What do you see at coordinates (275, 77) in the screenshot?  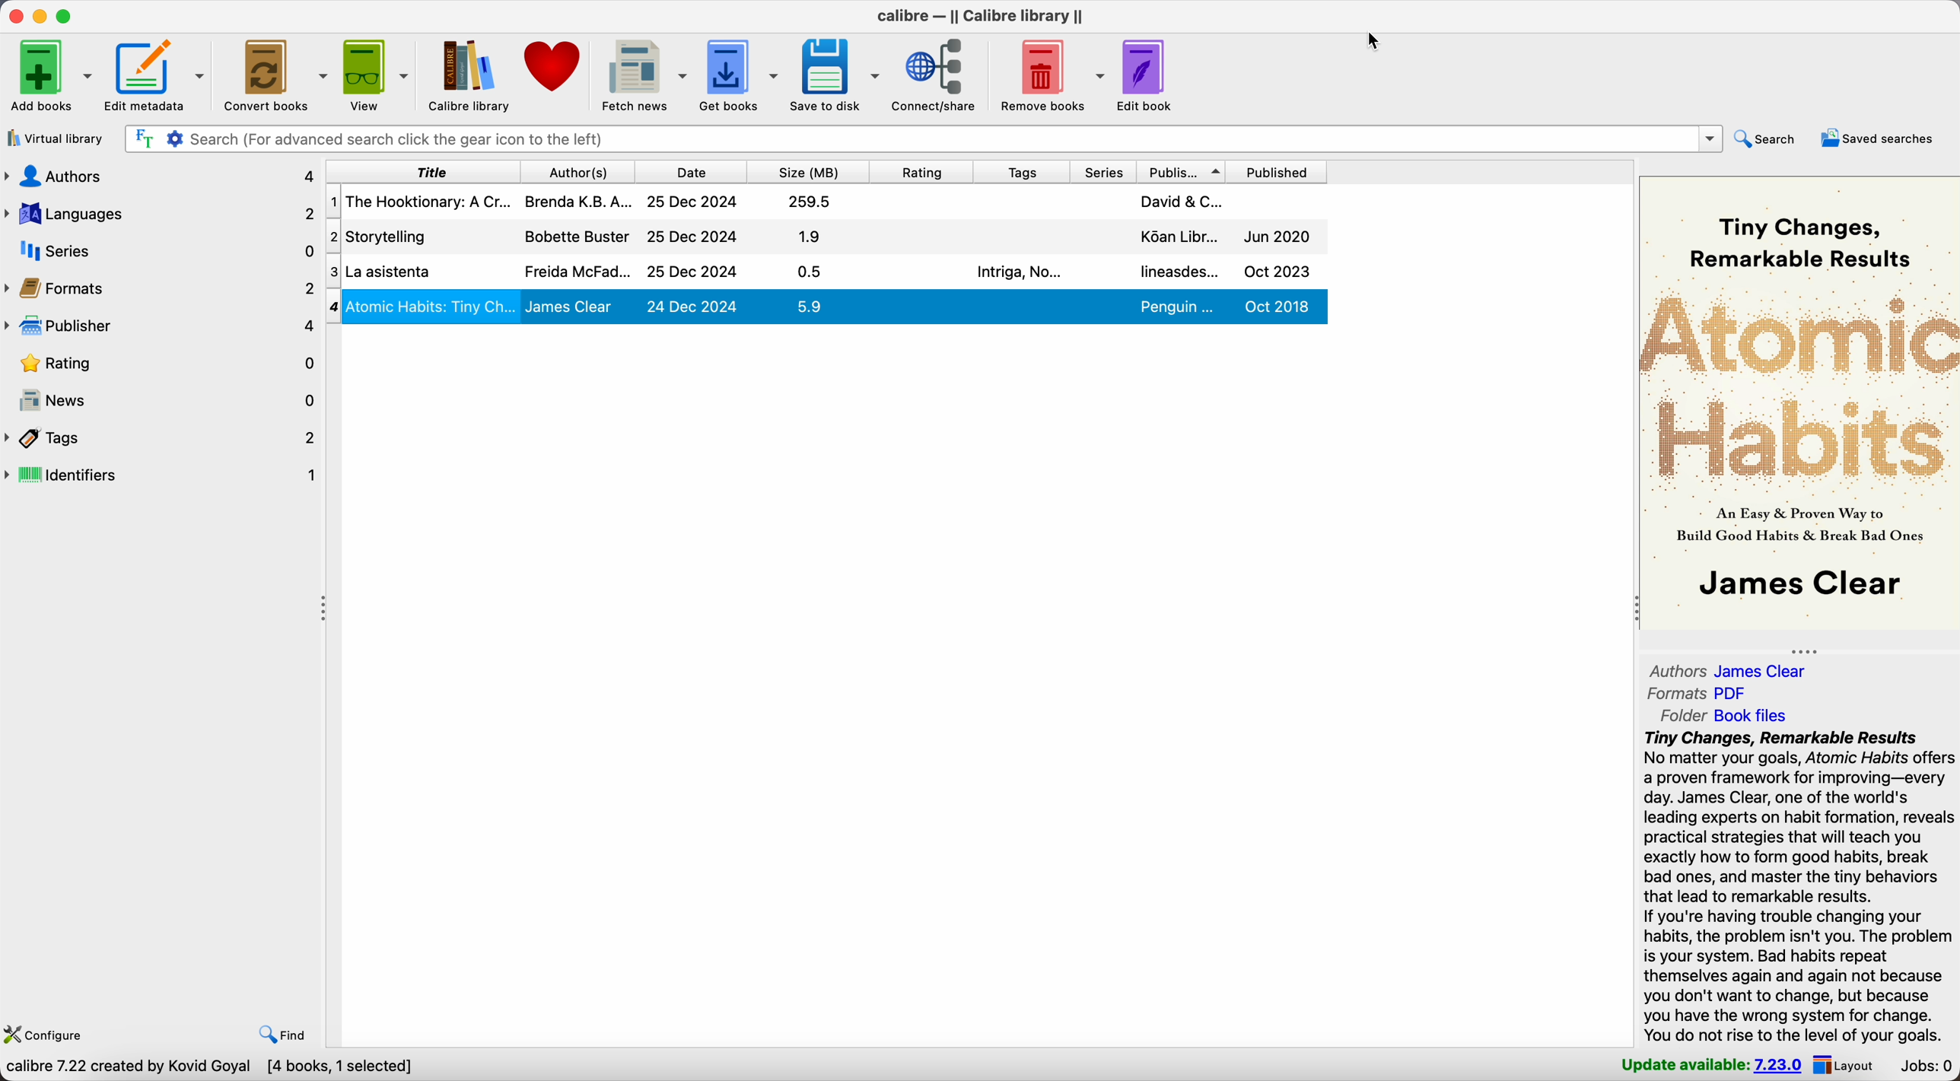 I see `convert books` at bounding box center [275, 77].